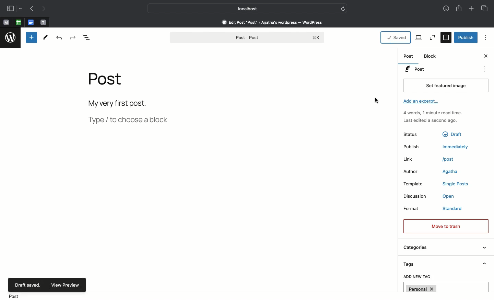 The width and height of the screenshot is (494, 300). Describe the element at coordinates (485, 69) in the screenshot. I see `options` at that location.